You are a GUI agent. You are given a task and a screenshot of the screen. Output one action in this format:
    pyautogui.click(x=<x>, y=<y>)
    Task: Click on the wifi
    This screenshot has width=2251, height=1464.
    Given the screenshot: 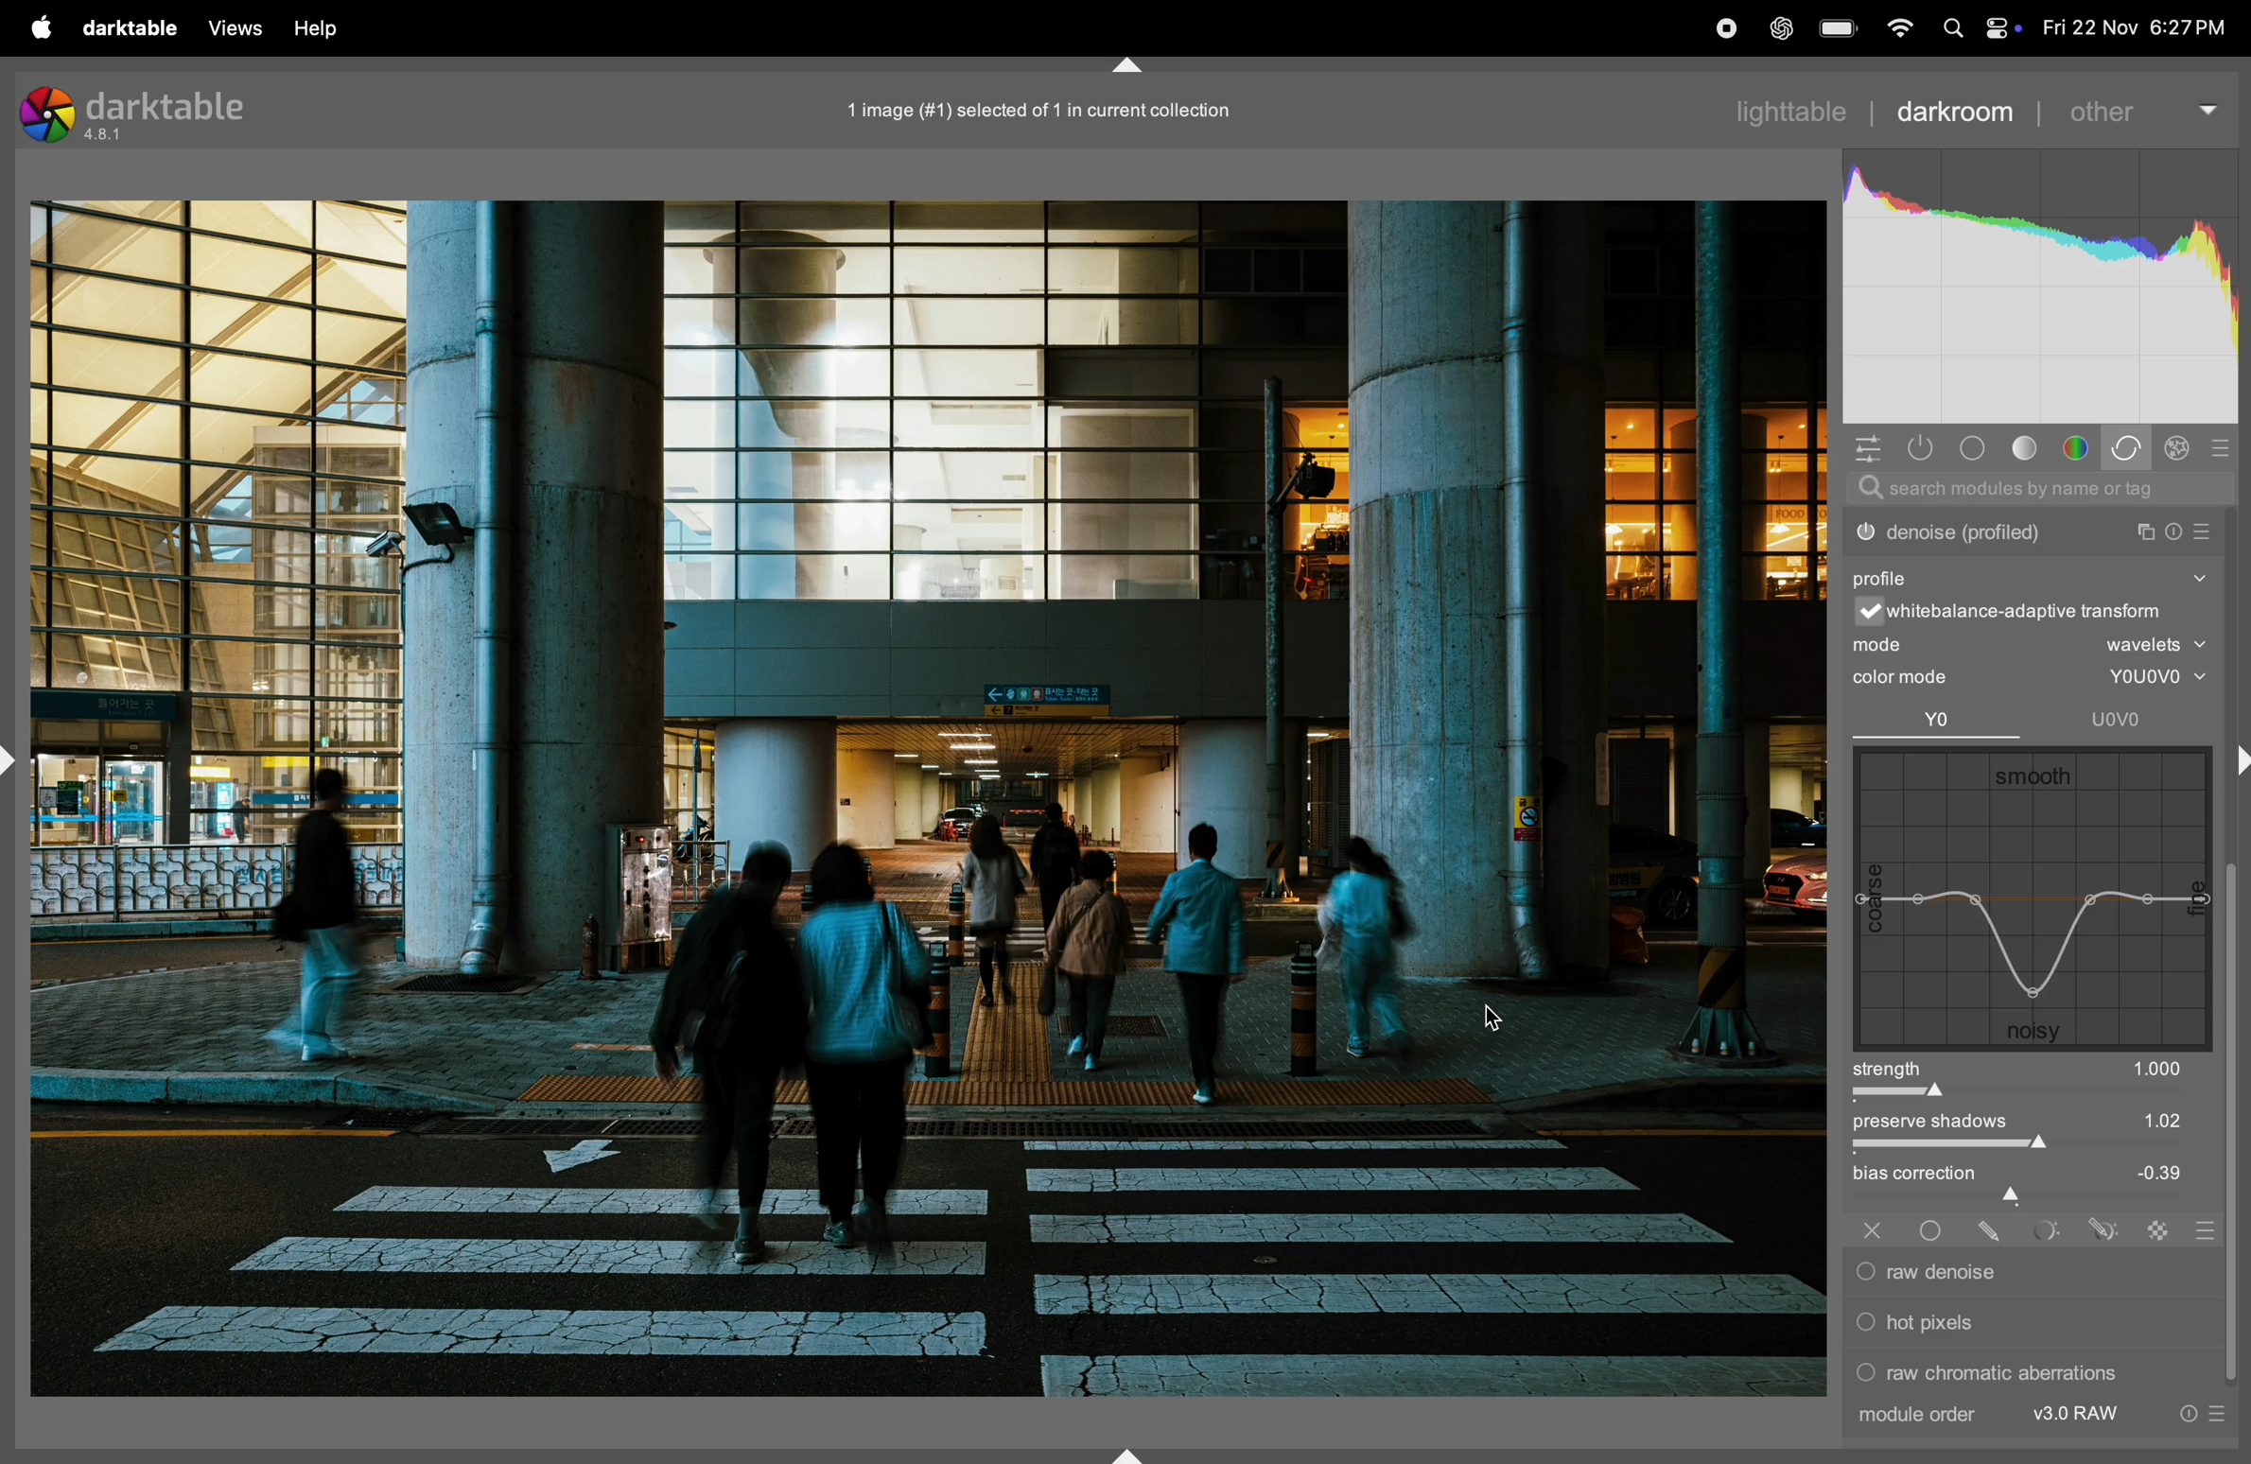 What is the action you would take?
    pyautogui.click(x=1898, y=29)
    